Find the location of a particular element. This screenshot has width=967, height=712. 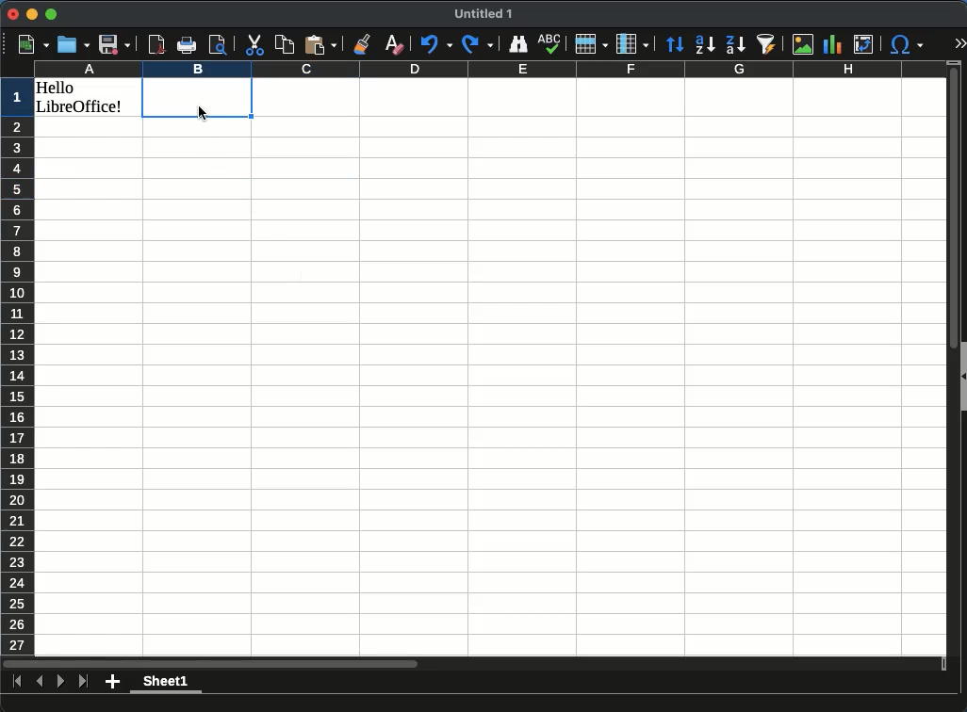

cursor is located at coordinates (204, 113).